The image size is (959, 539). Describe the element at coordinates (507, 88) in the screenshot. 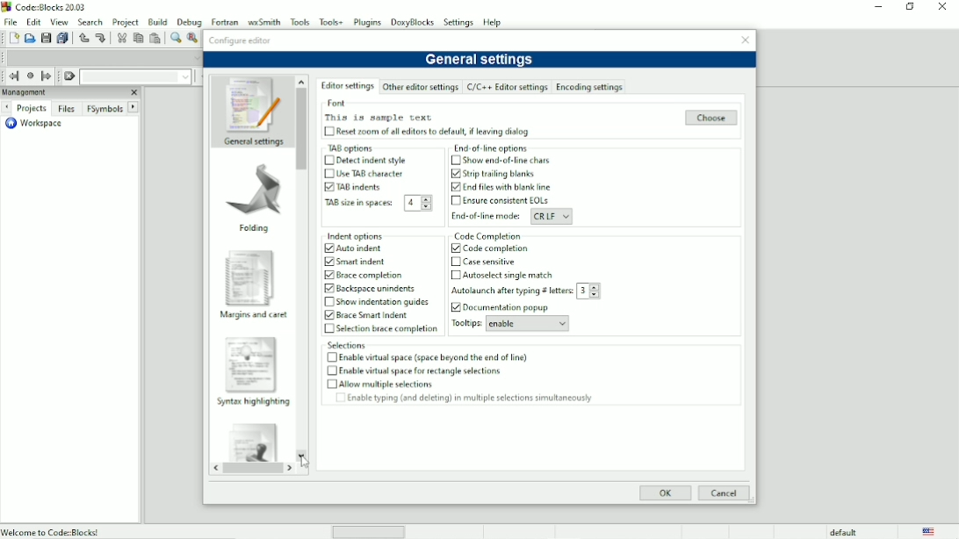

I see `C/C++ Editor Settings` at that location.